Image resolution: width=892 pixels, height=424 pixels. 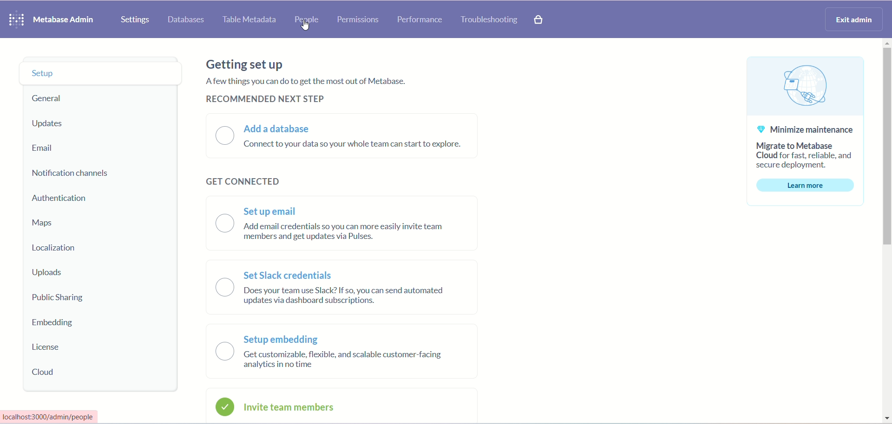 I want to click on invite members, so click(x=300, y=409).